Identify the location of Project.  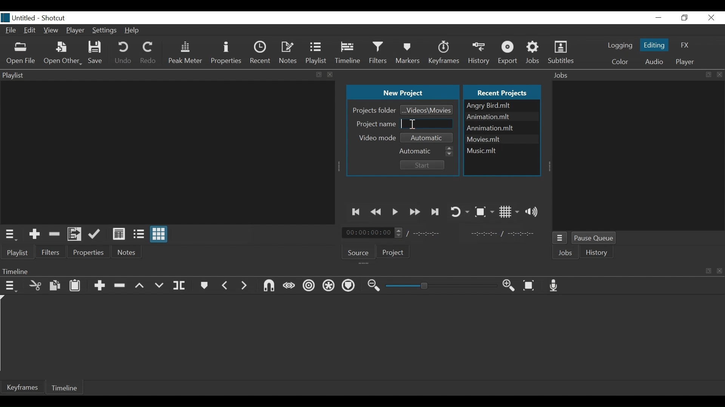
(393, 253).